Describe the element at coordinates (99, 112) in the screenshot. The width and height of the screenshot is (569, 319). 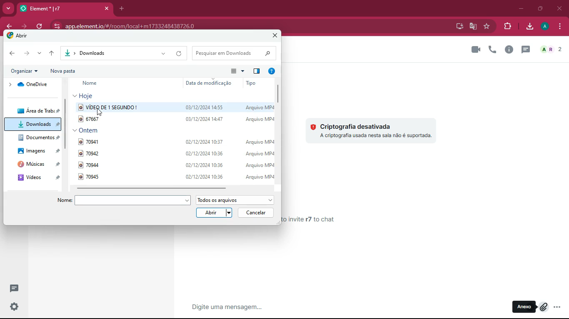
I see `cursor on video  d 1 segundo! 03/12/2024 14:55 arquivo mp4` at that location.